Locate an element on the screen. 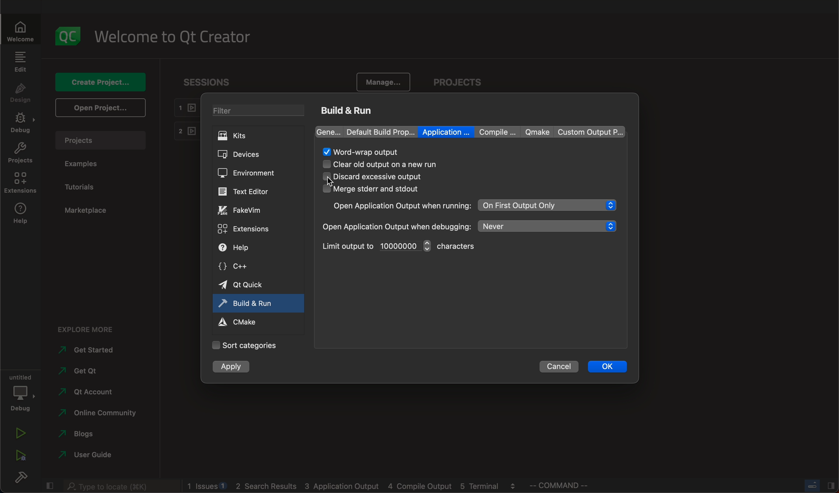 Image resolution: width=839 pixels, height=493 pixels. build and run is located at coordinates (349, 110).